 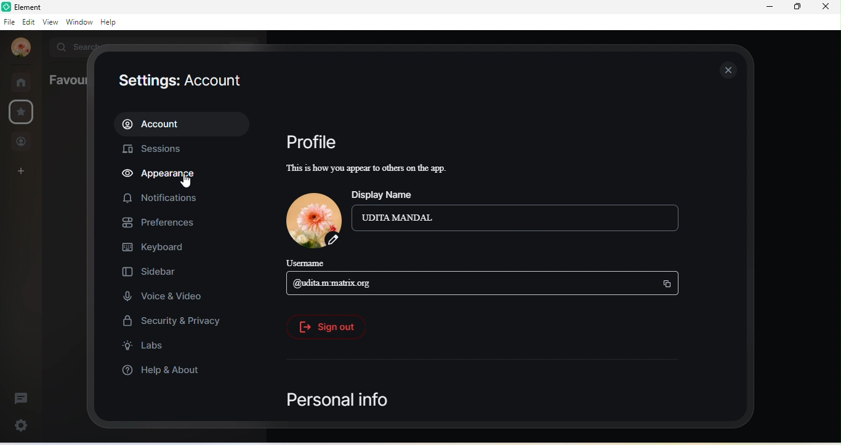 I want to click on account, so click(x=181, y=124).